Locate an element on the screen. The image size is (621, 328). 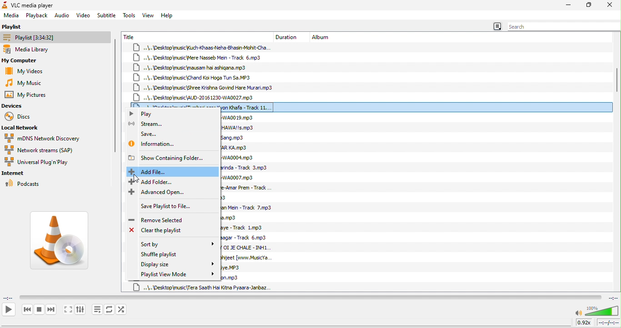
vertical scroll bar is located at coordinates (115, 95).